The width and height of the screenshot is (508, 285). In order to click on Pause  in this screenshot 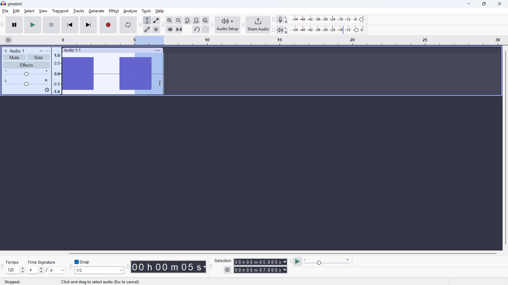, I will do `click(14, 25)`.